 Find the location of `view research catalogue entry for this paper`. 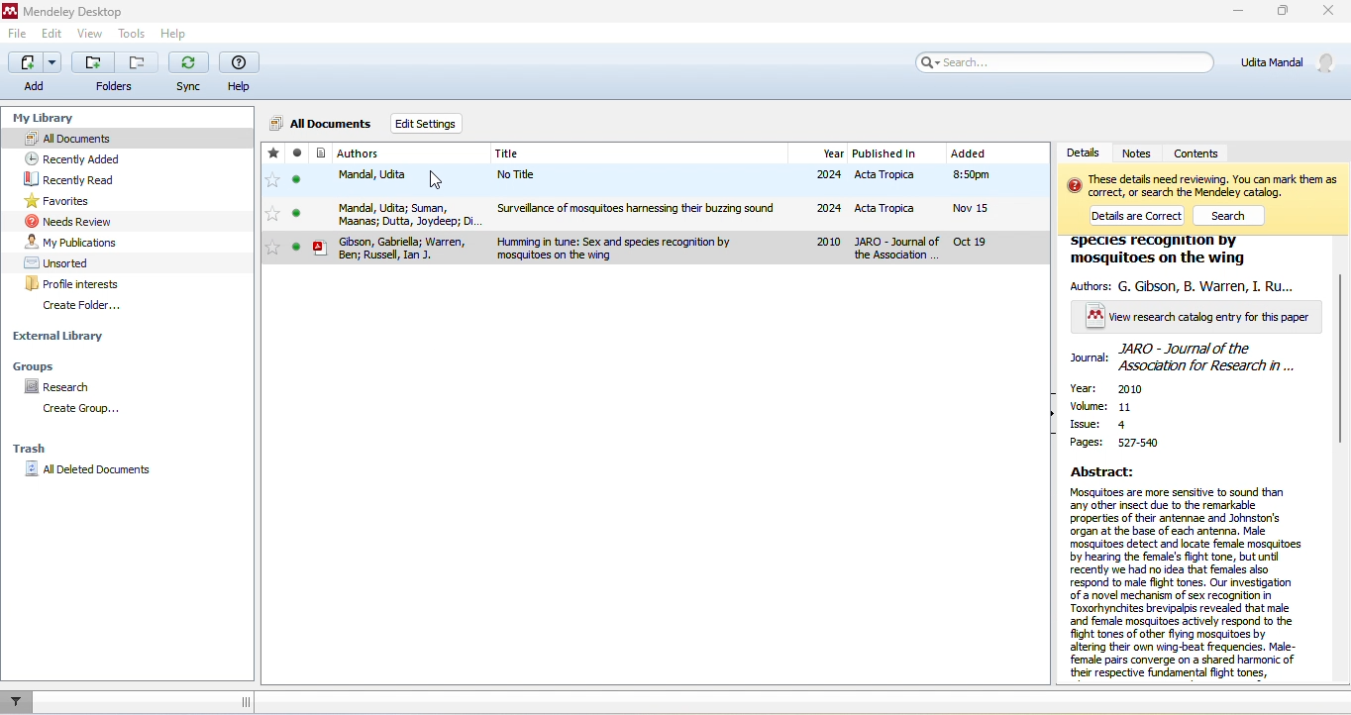

view research catalogue entry for this paper is located at coordinates (1196, 319).